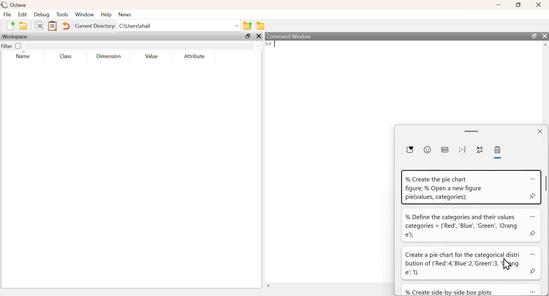 The width and height of the screenshot is (549, 296). Describe the element at coordinates (541, 131) in the screenshot. I see `close` at that location.